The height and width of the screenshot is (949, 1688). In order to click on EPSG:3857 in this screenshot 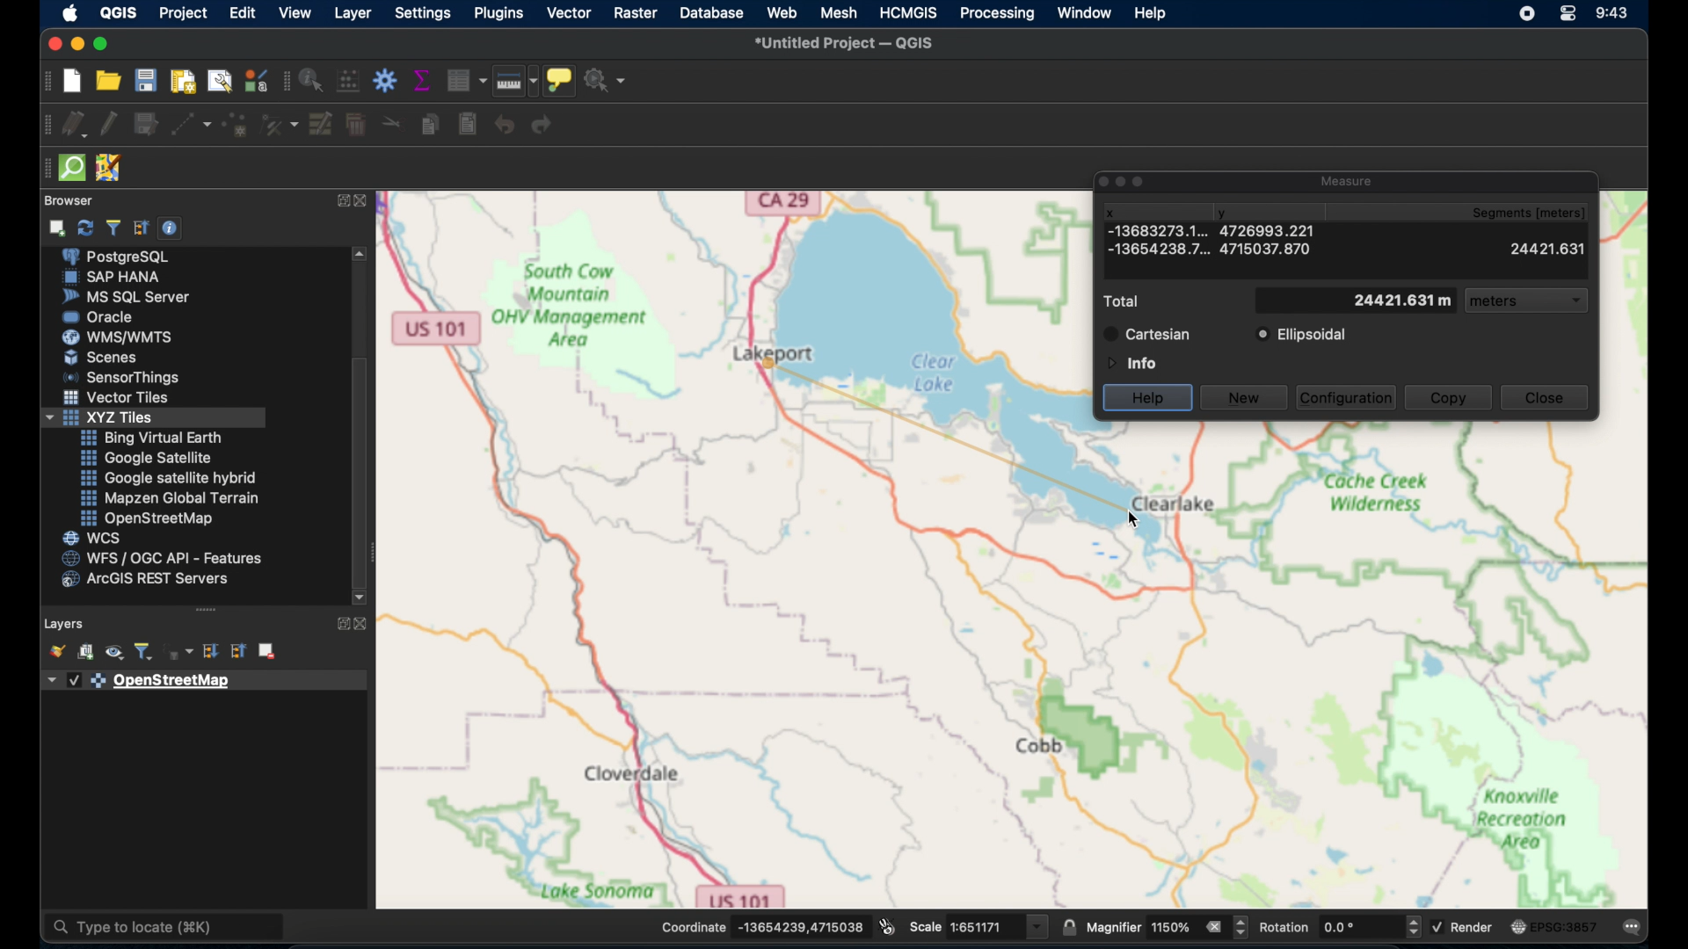, I will do `click(1554, 925)`.